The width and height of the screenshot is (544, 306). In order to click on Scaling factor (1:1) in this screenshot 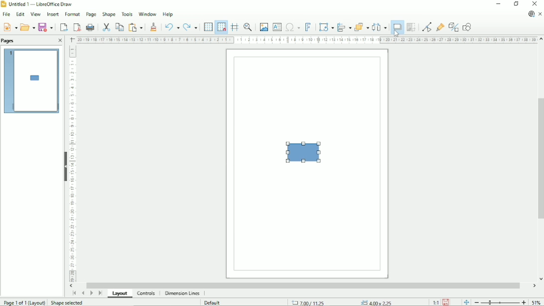, I will do `click(433, 302)`.